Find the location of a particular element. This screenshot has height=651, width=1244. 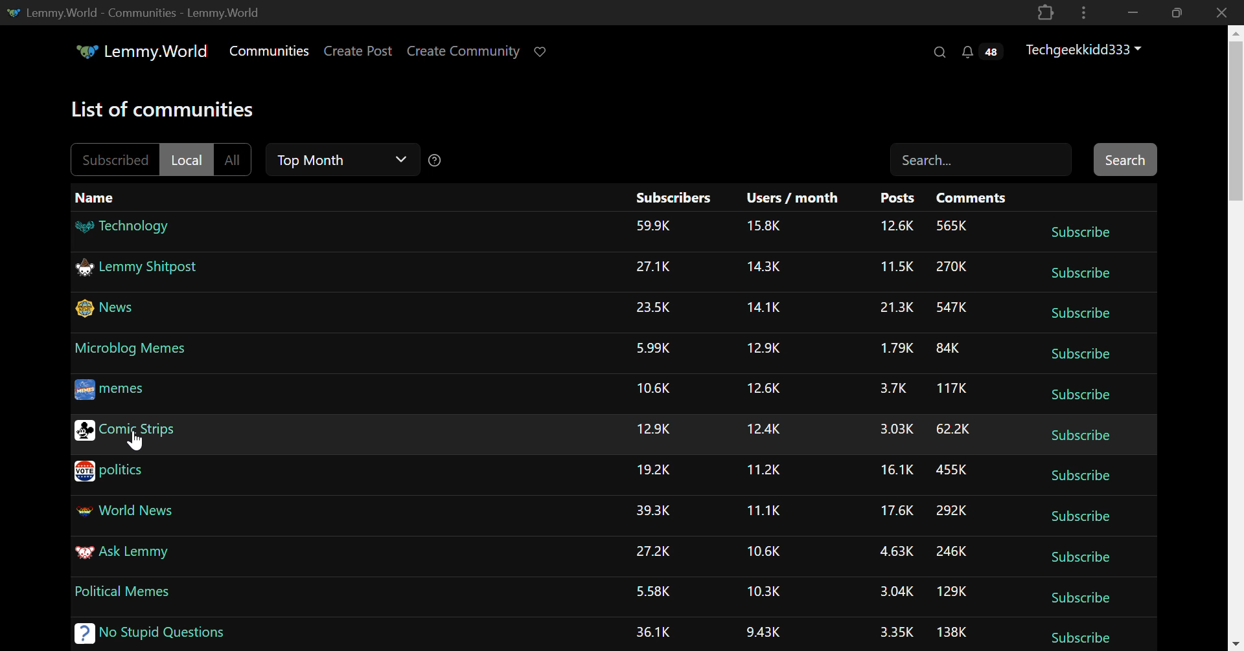

Subscribe is located at coordinates (1081, 355).